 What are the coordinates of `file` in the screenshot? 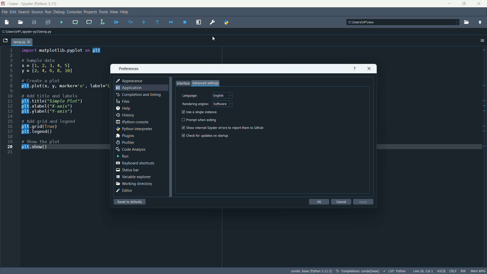 It's located at (4, 12).